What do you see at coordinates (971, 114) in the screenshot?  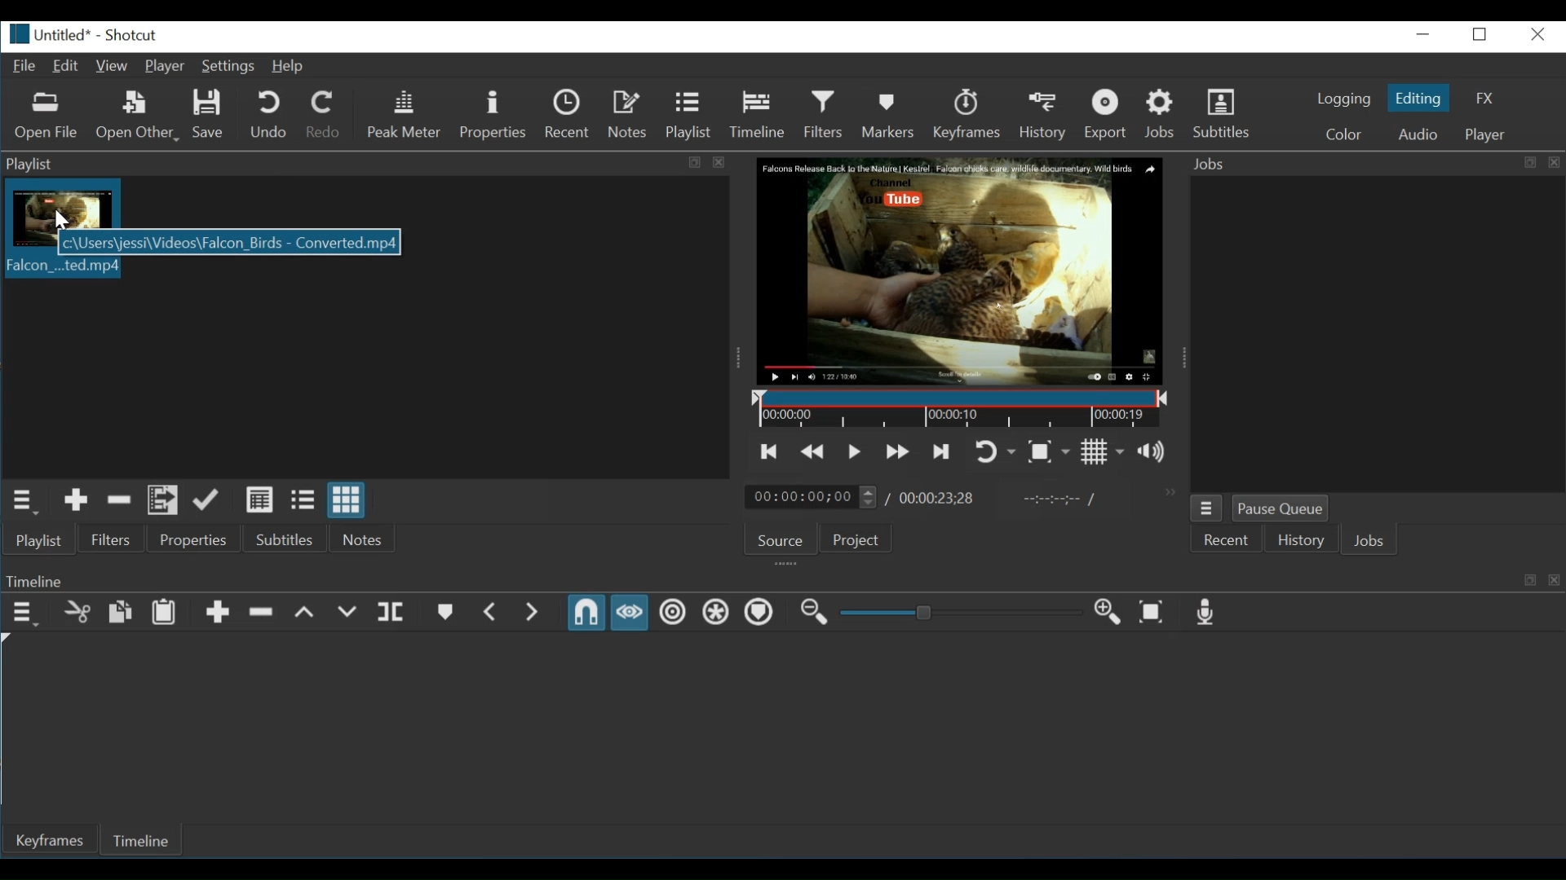 I see `Keyframes` at bounding box center [971, 114].